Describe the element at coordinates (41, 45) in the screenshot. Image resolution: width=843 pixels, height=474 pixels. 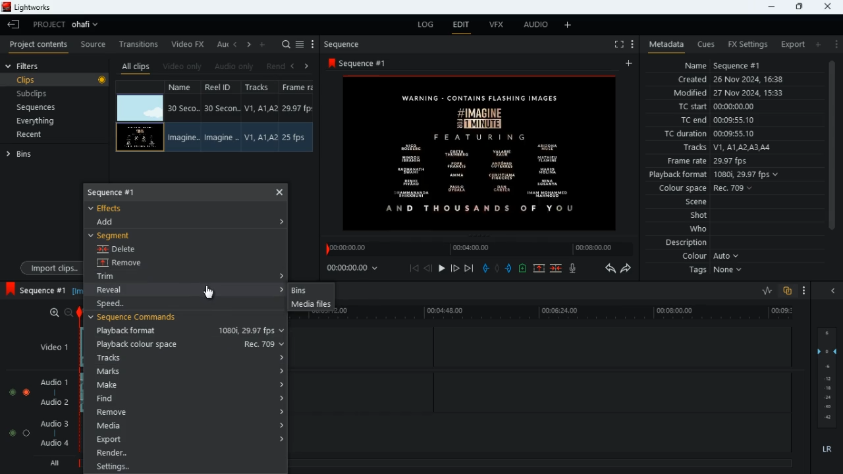
I see `project contents` at that location.